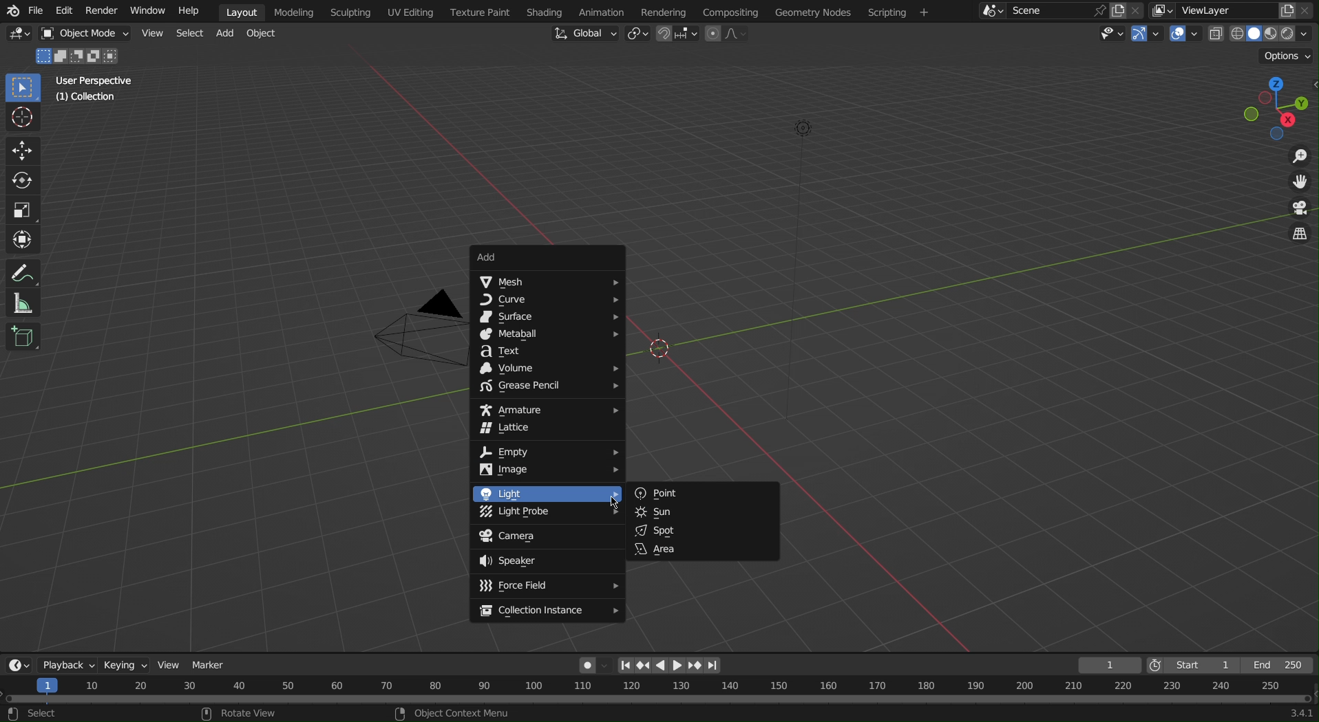 This screenshot has width=1319, height=722. I want to click on View Layer, so click(1207, 10).